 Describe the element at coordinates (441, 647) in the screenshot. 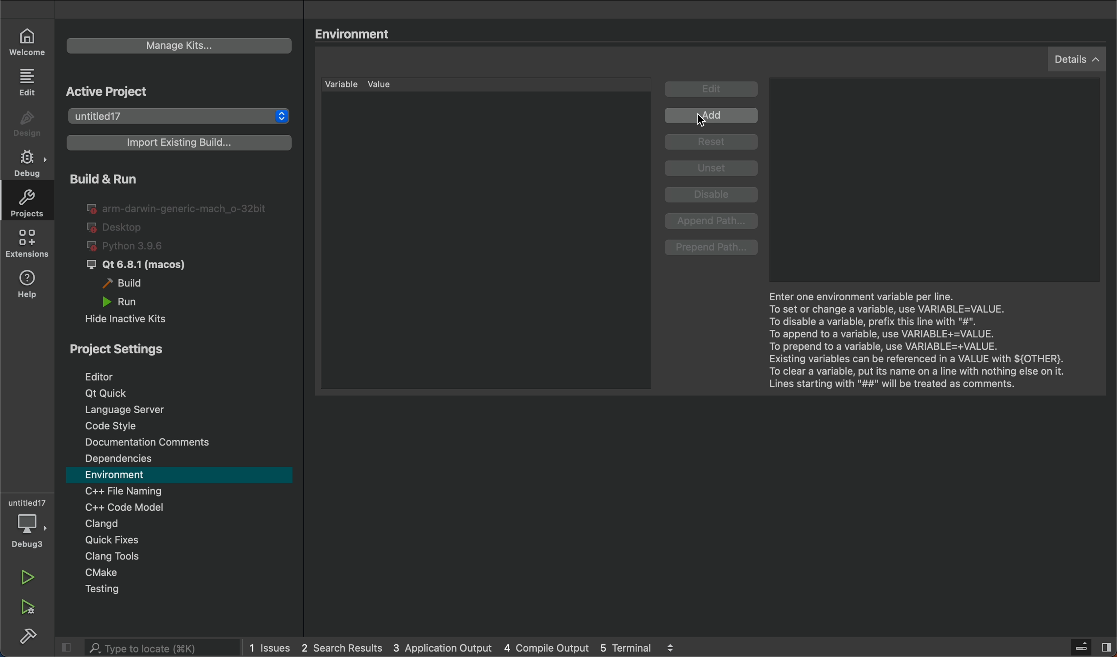

I see `3 application output` at that location.